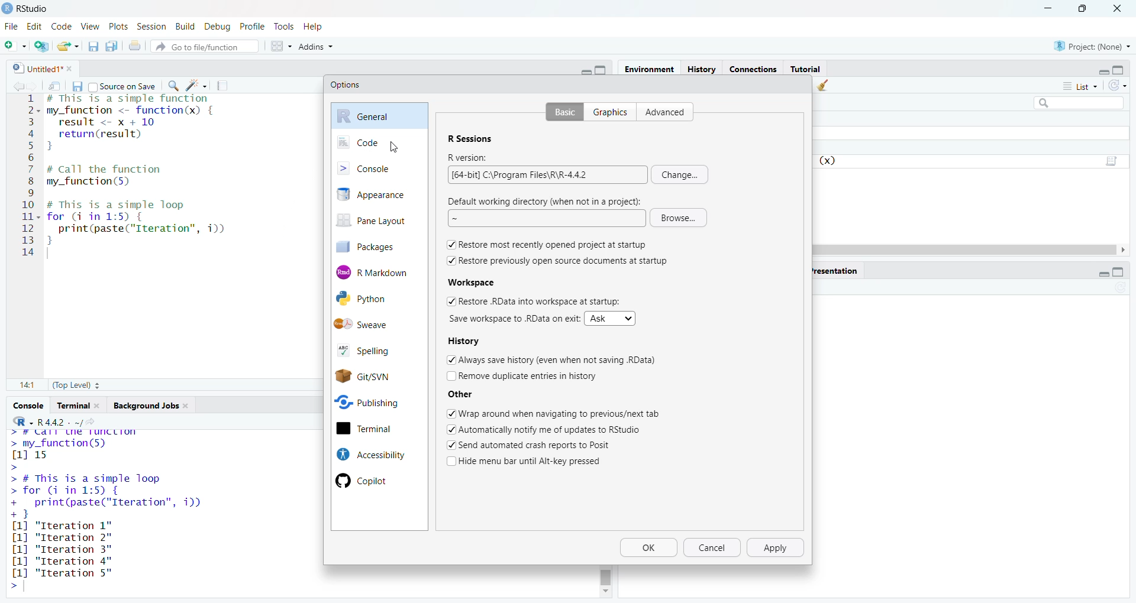 This screenshot has width=1136, height=603. I want to click on Git/SVN, so click(378, 375).